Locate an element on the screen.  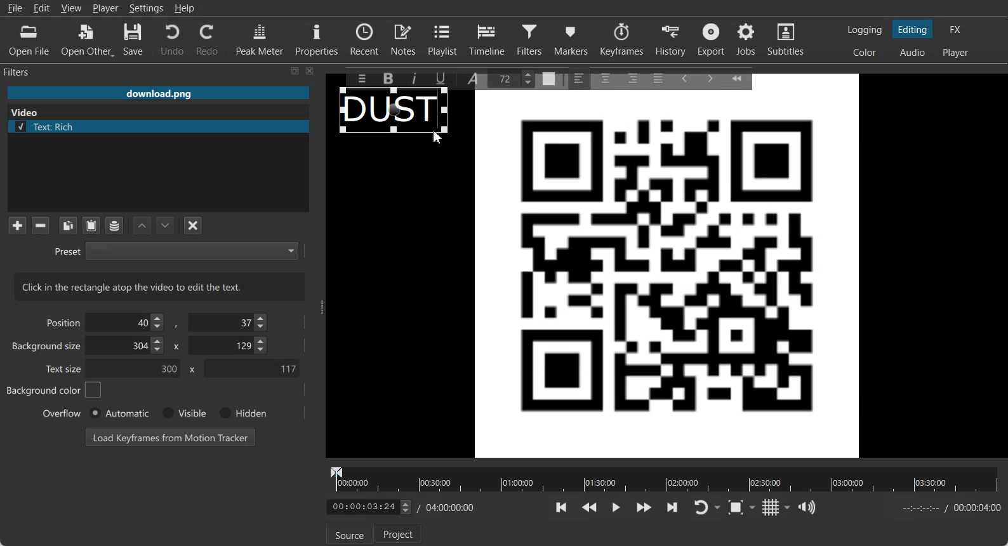
Font is located at coordinates (475, 77).